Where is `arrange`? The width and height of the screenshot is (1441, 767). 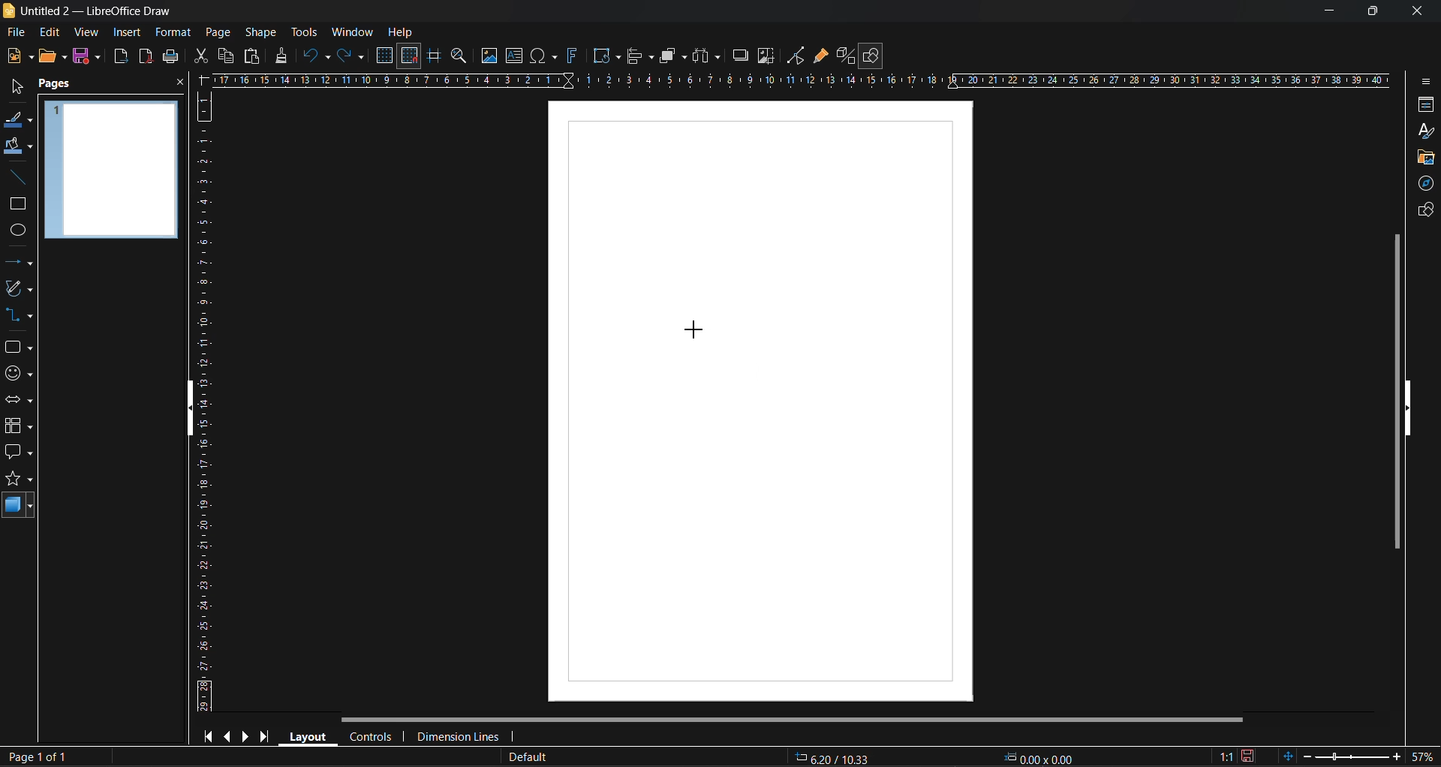
arrange is located at coordinates (671, 56).